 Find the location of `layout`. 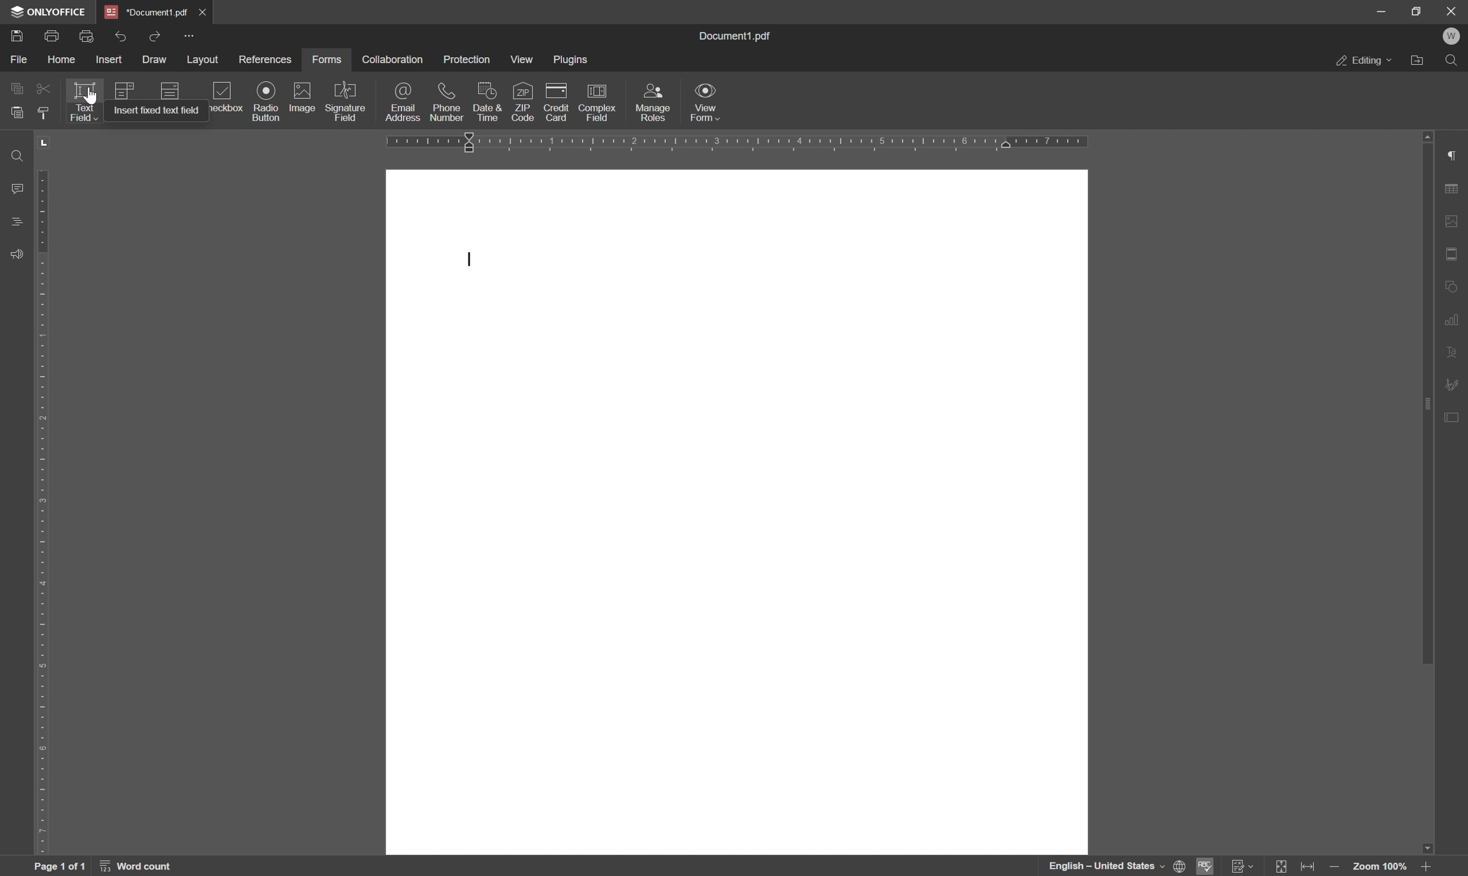

layout is located at coordinates (205, 60).